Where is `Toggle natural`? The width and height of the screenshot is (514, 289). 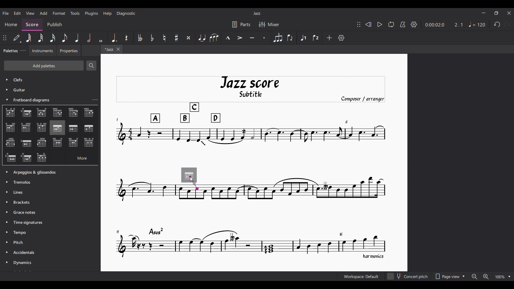 Toggle natural is located at coordinates (164, 38).